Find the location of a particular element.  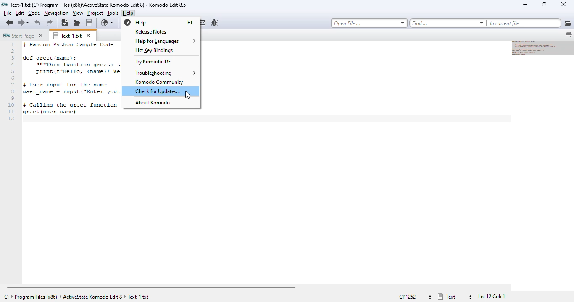

list key bindings is located at coordinates (155, 50).